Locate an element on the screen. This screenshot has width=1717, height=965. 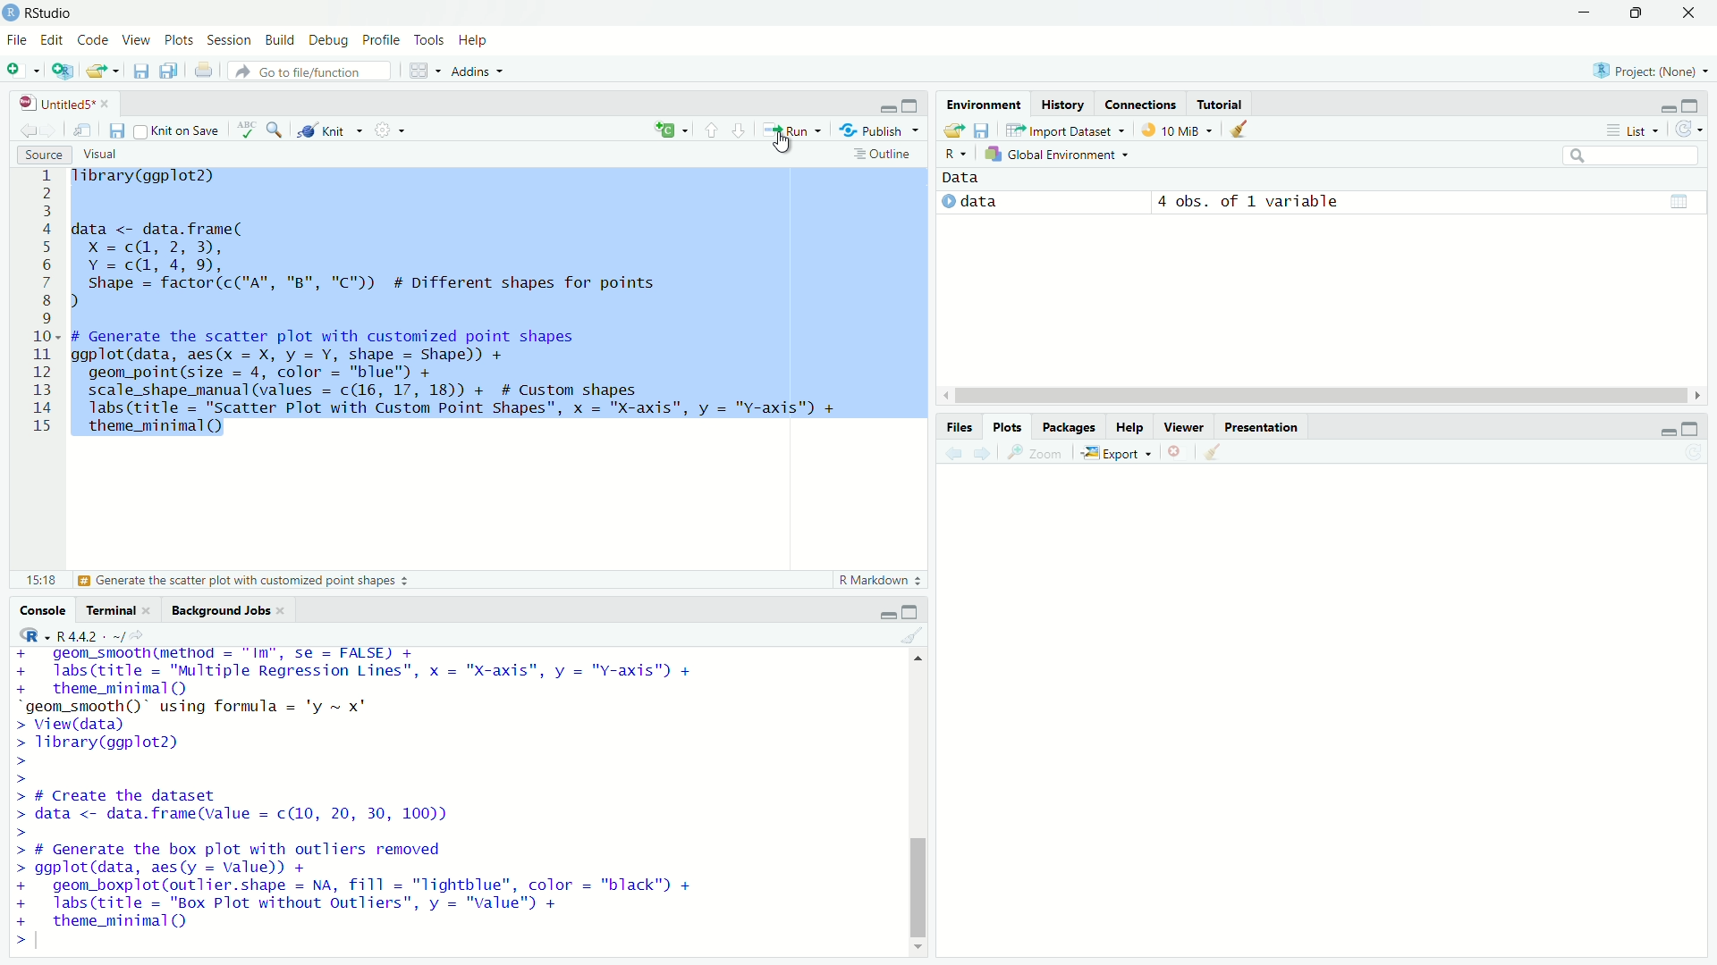
Clear all plots is located at coordinates (1212, 451).